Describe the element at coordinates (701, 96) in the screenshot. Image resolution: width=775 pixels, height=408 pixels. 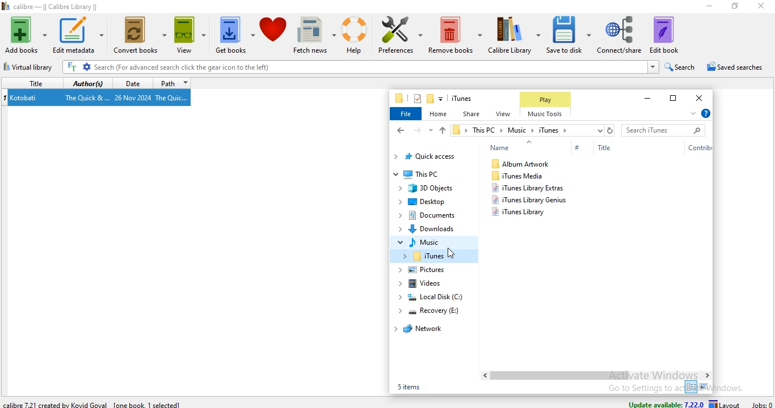
I see `close` at that location.